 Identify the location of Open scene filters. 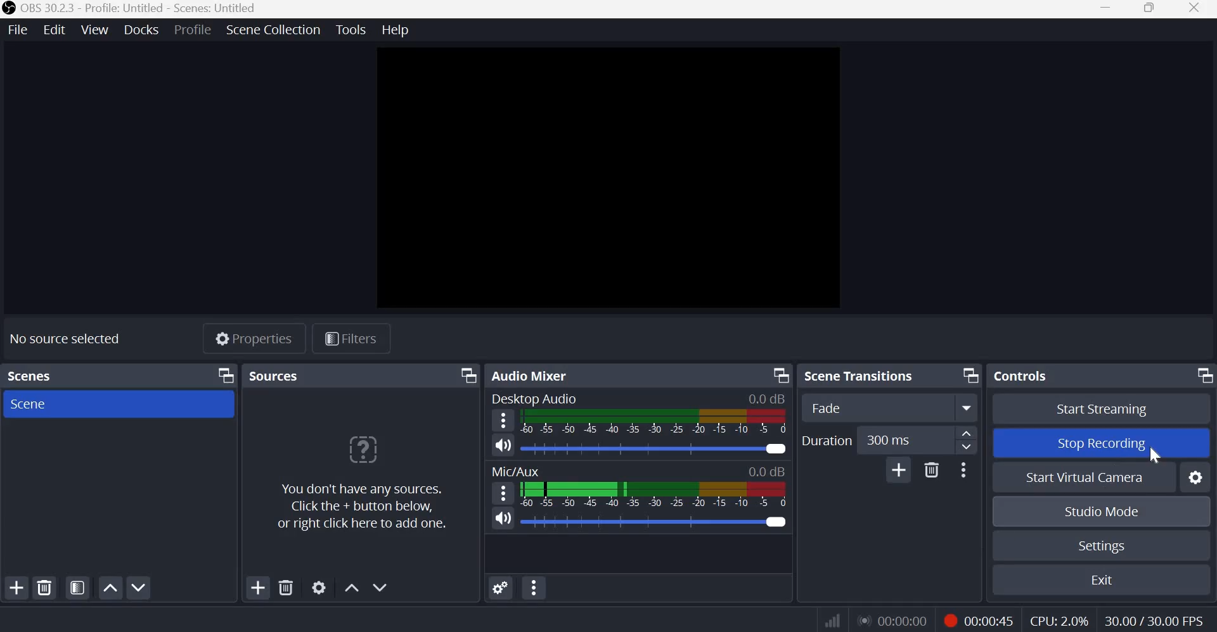
(78, 587).